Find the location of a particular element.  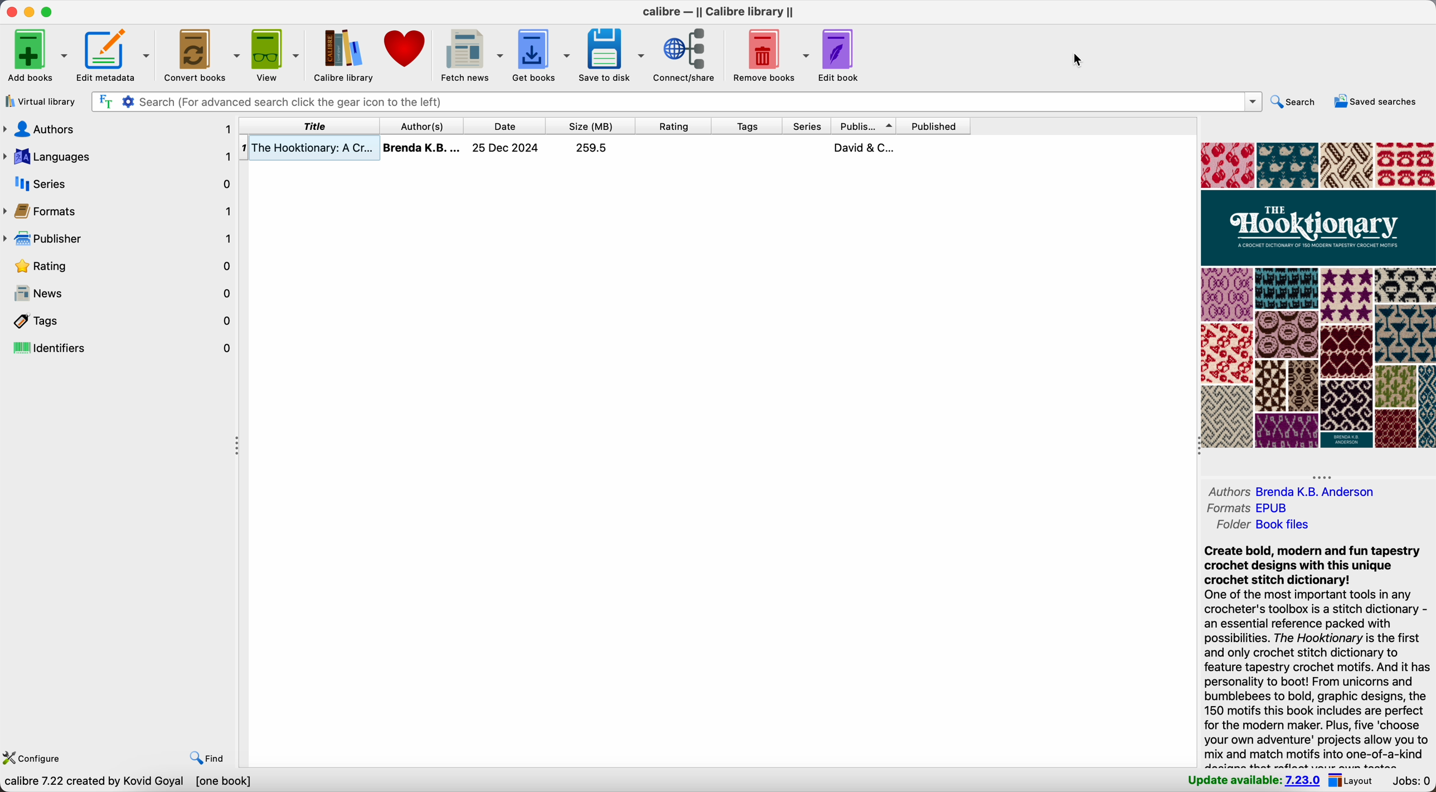

published is located at coordinates (933, 125).